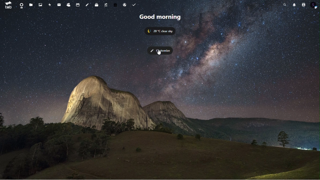 Image resolution: width=320 pixels, height=180 pixels. Describe the element at coordinates (161, 51) in the screenshot. I see `customize` at that location.